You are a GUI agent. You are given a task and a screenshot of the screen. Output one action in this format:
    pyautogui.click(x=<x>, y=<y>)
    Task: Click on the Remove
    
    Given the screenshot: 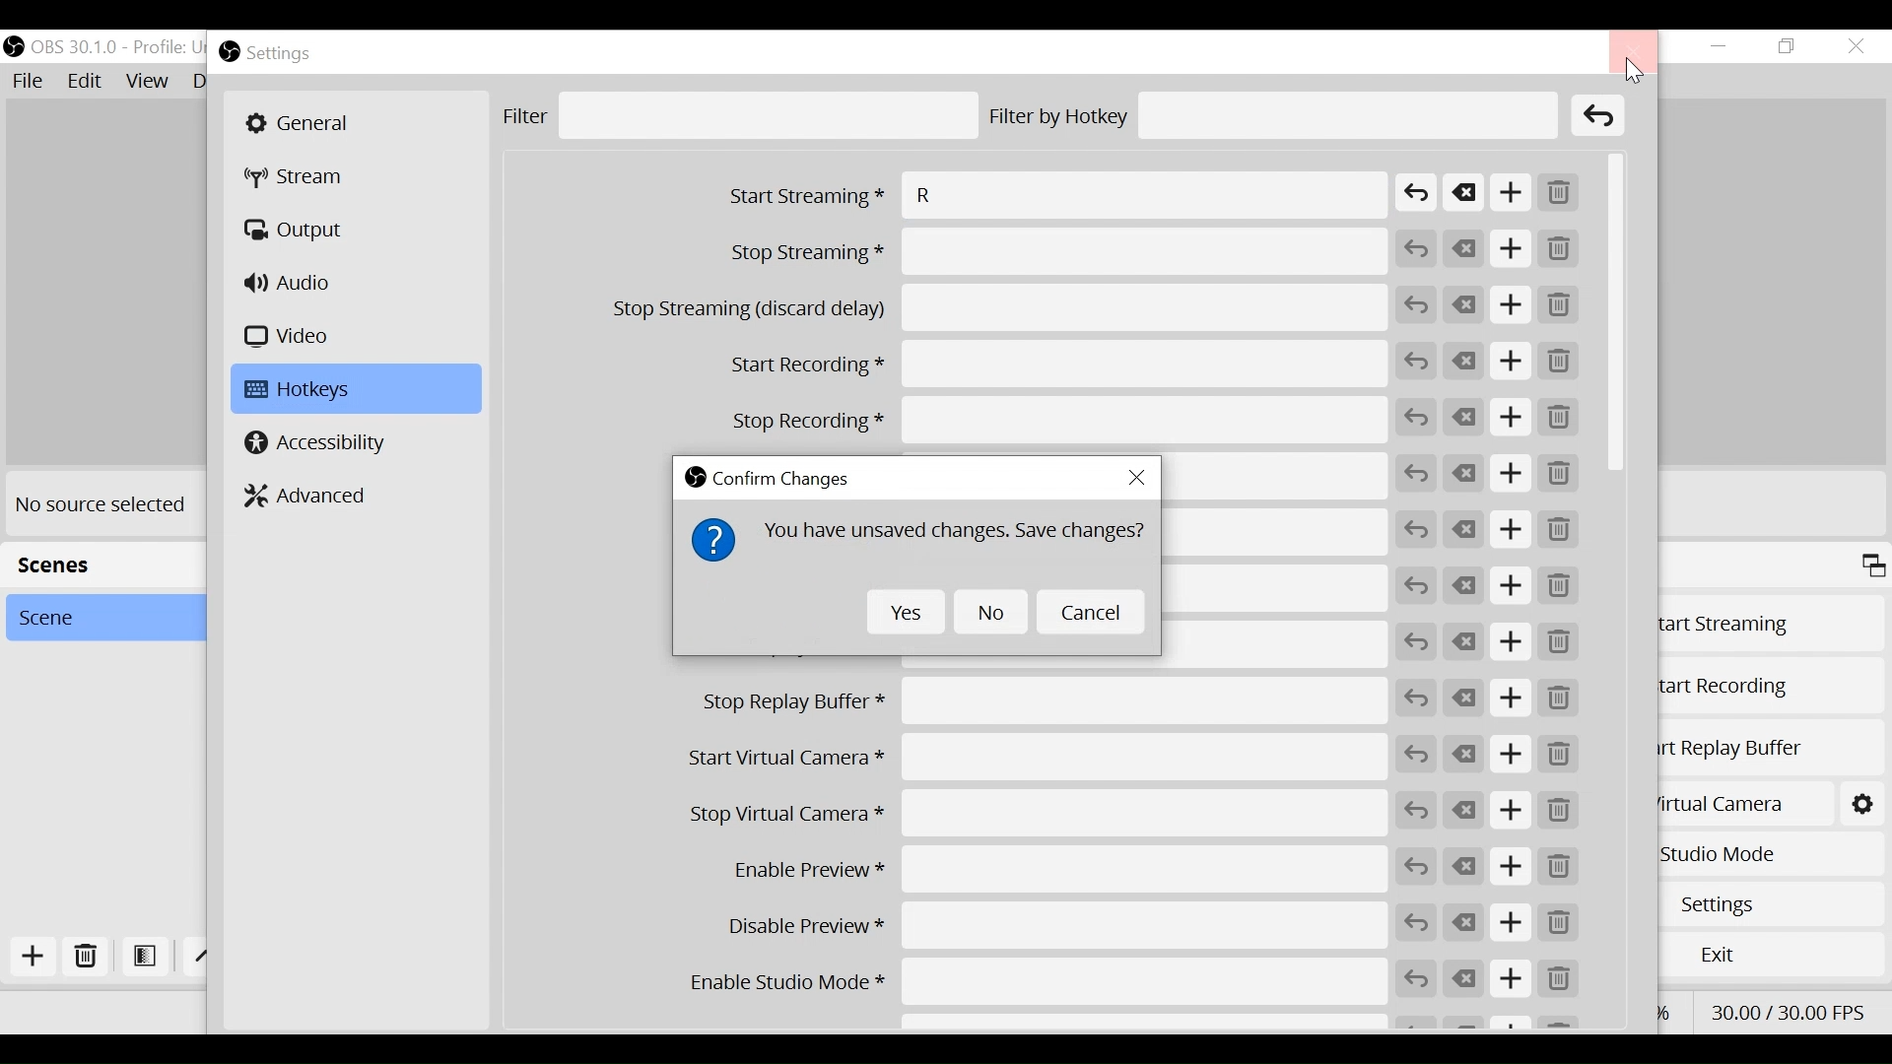 What is the action you would take?
    pyautogui.click(x=1563, y=362)
    